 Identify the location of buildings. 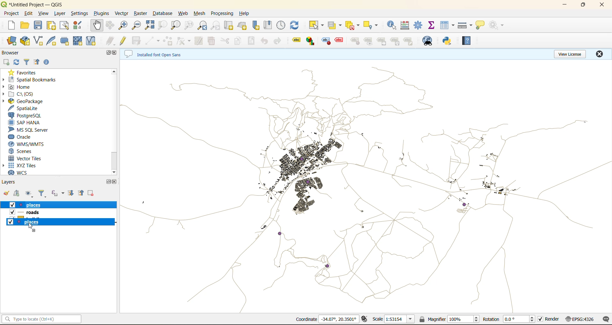
(60, 222).